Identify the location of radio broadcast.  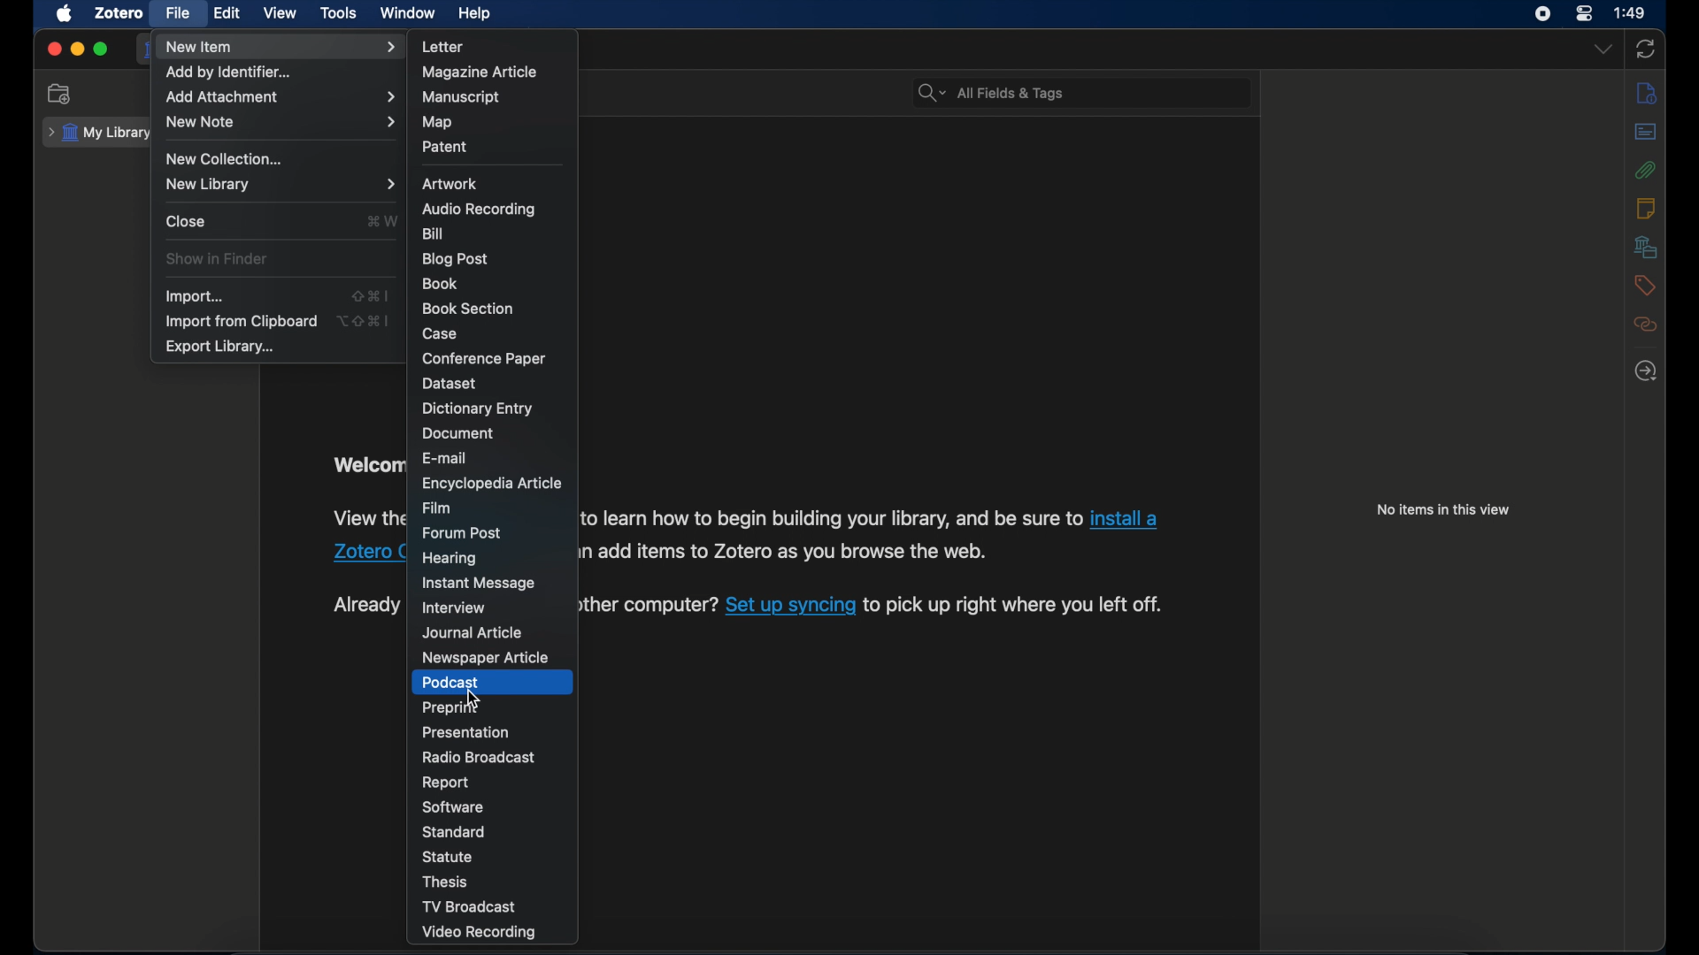
(477, 757).